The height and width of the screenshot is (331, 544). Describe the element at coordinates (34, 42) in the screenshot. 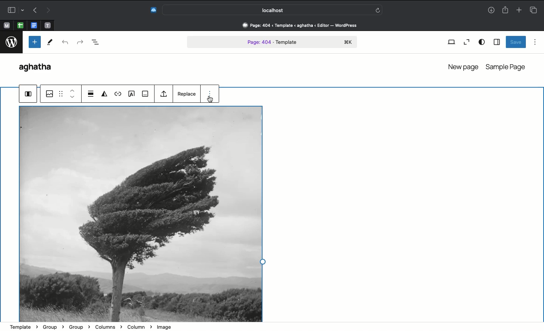

I see `Add new block` at that location.